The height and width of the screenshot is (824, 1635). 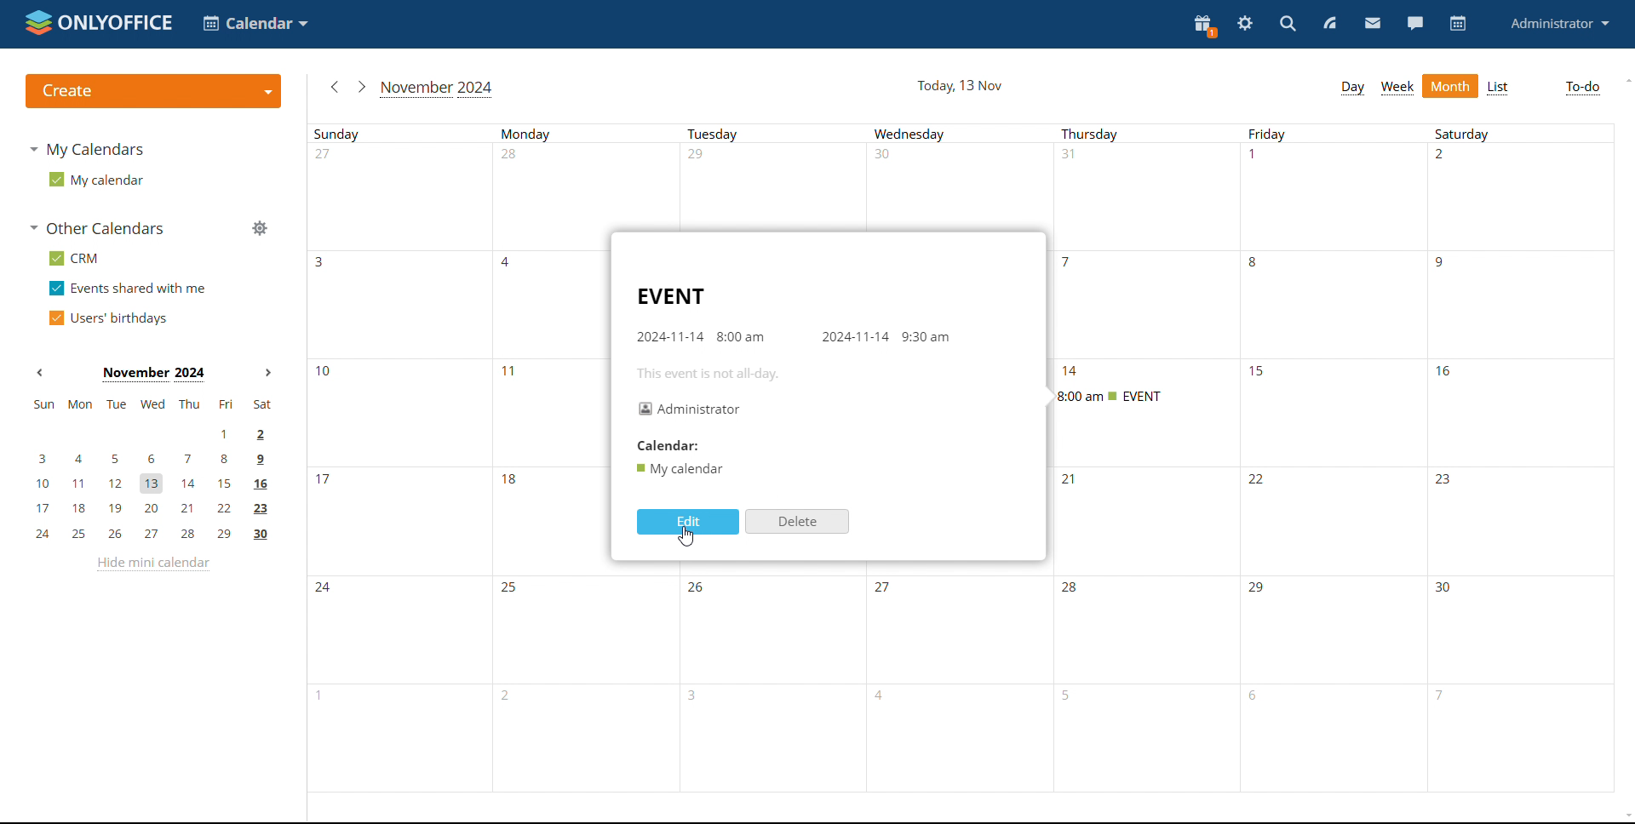 What do you see at coordinates (1562, 24) in the screenshot?
I see `administrator` at bounding box center [1562, 24].